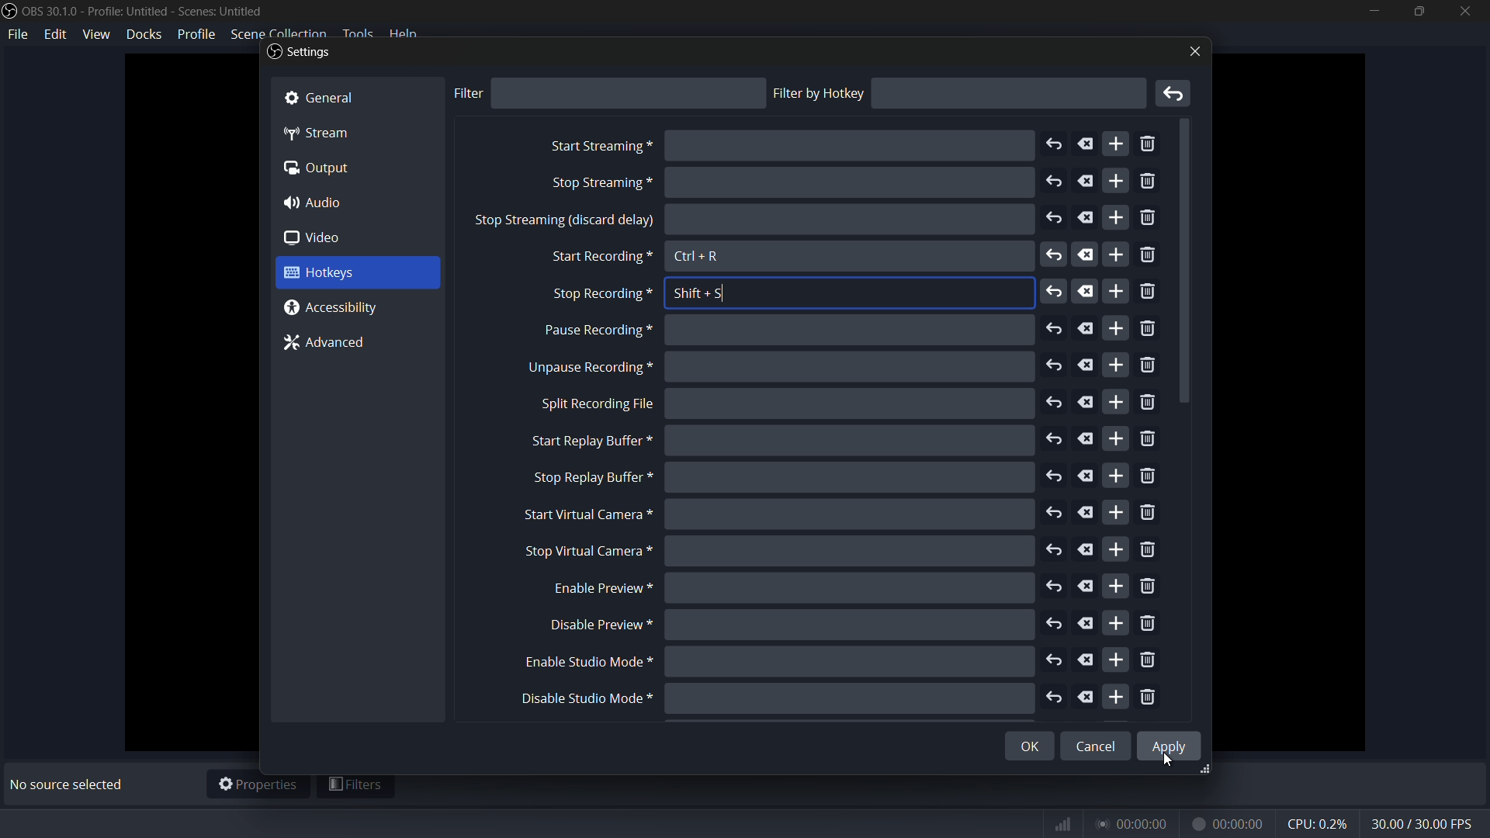  I want to click on delete, so click(1086, 549).